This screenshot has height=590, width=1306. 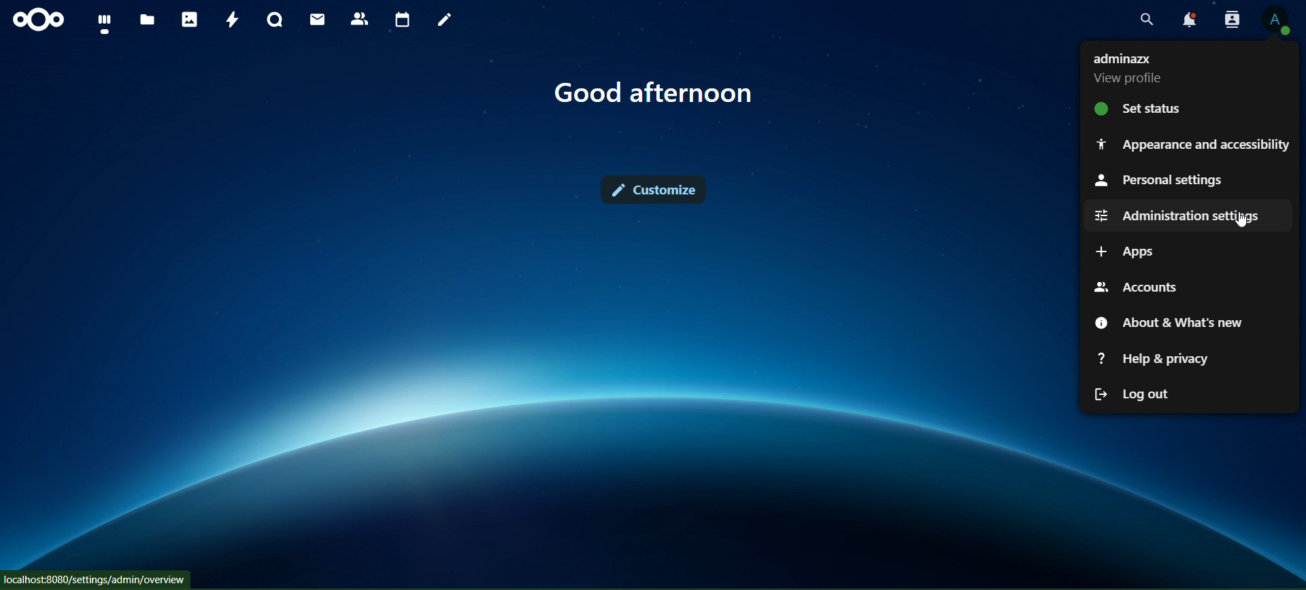 What do you see at coordinates (38, 20) in the screenshot?
I see `icon` at bounding box center [38, 20].